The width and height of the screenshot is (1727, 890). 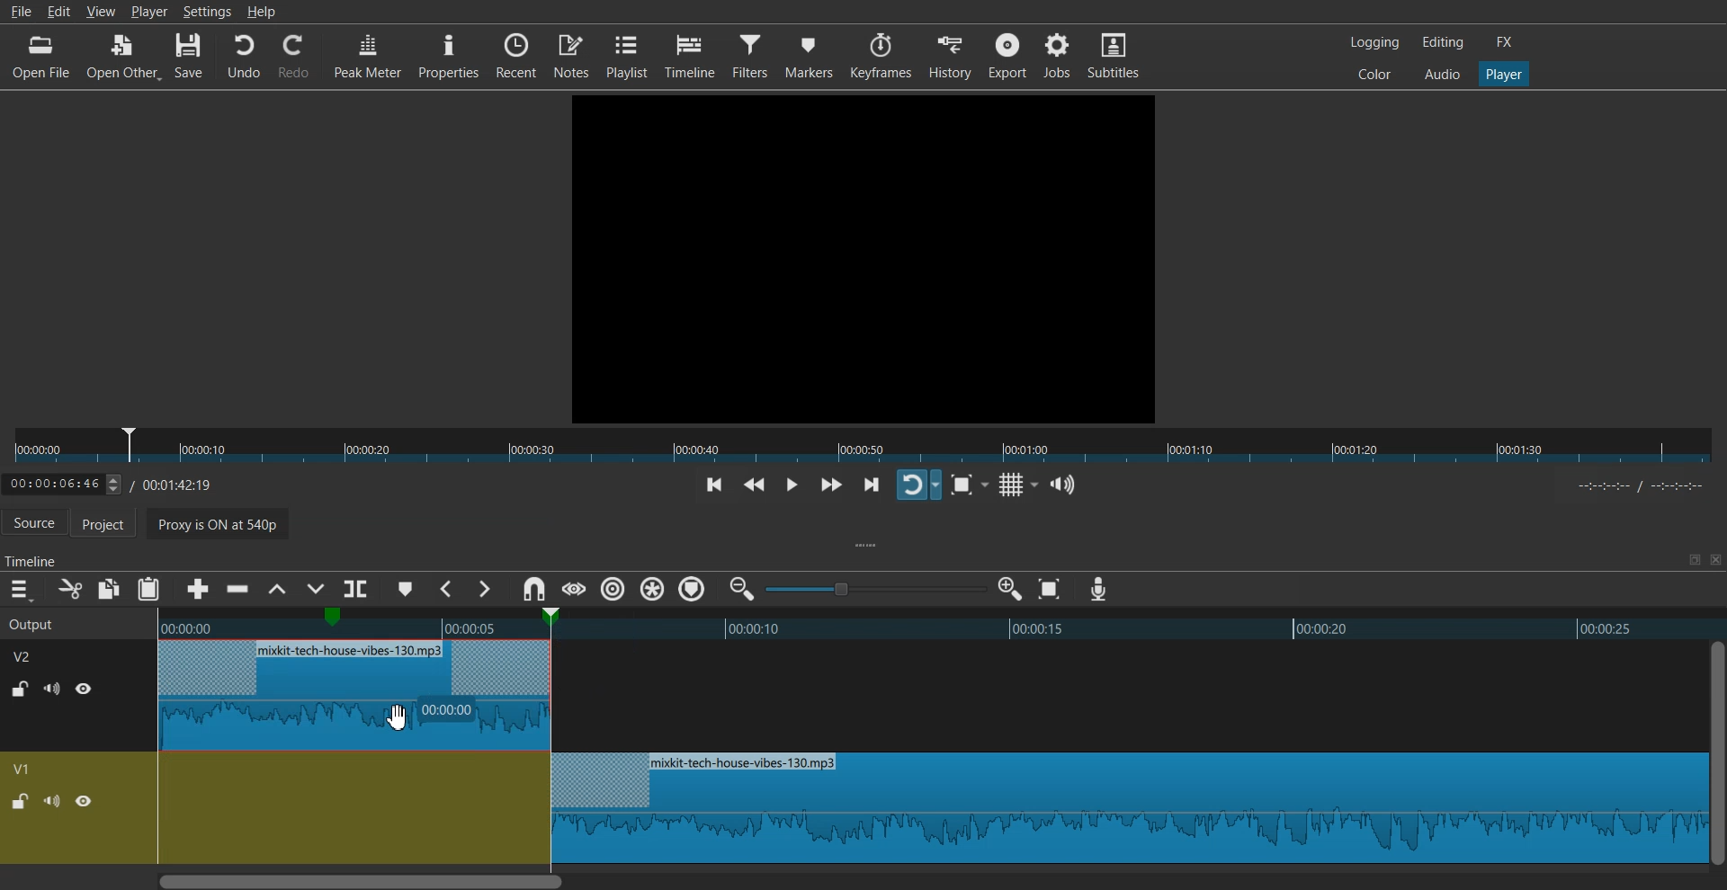 What do you see at coordinates (368, 54) in the screenshot?
I see `Peak Meter` at bounding box center [368, 54].